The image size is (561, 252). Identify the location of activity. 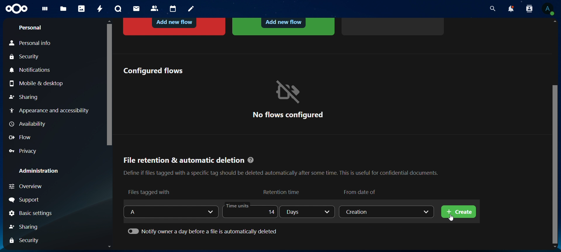
(101, 9).